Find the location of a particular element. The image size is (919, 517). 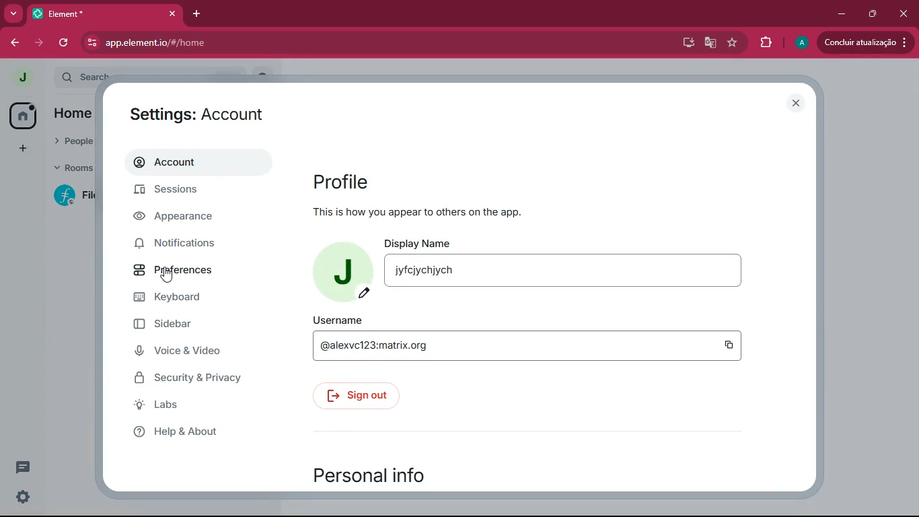

sidebar is located at coordinates (182, 326).